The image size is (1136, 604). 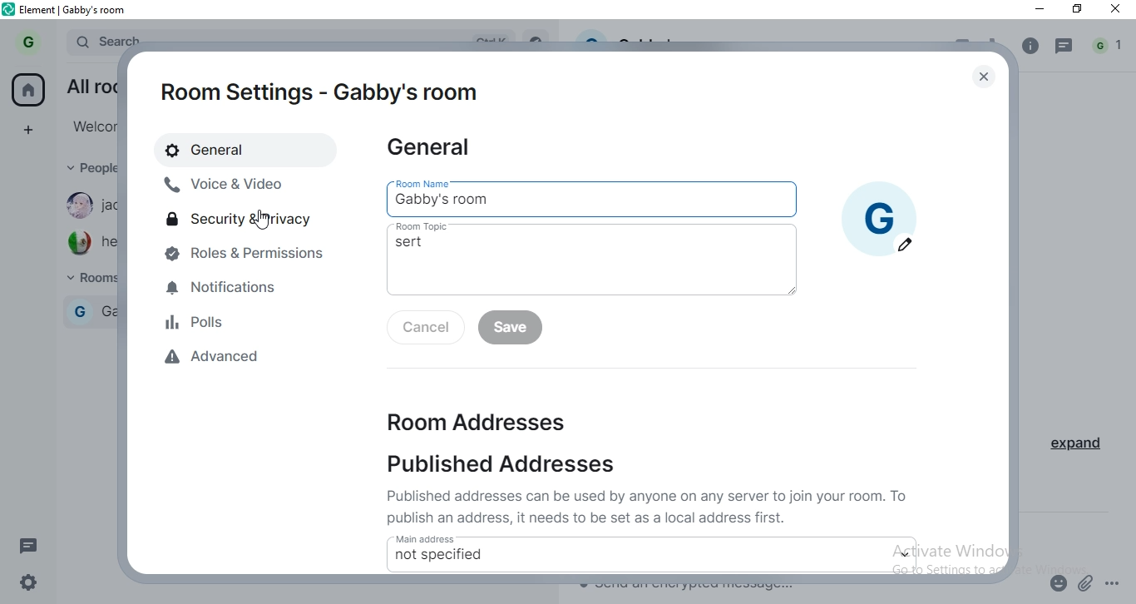 What do you see at coordinates (92, 126) in the screenshot?
I see `welcome` at bounding box center [92, 126].